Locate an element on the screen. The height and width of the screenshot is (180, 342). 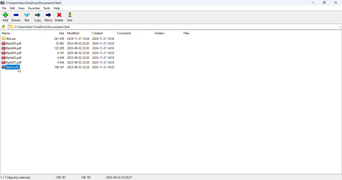
close is located at coordinates (336, 2).